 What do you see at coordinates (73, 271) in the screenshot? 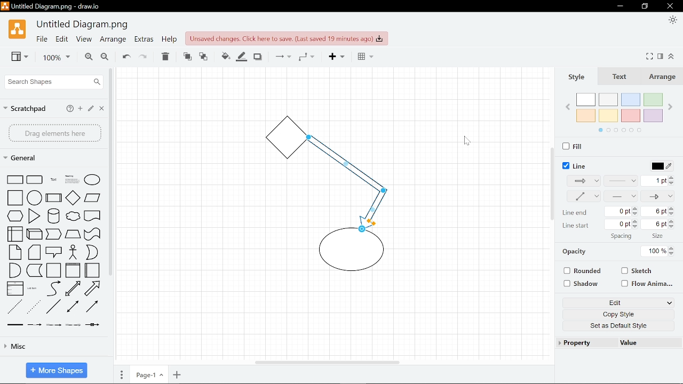
I see `shape` at bounding box center [73, 271].